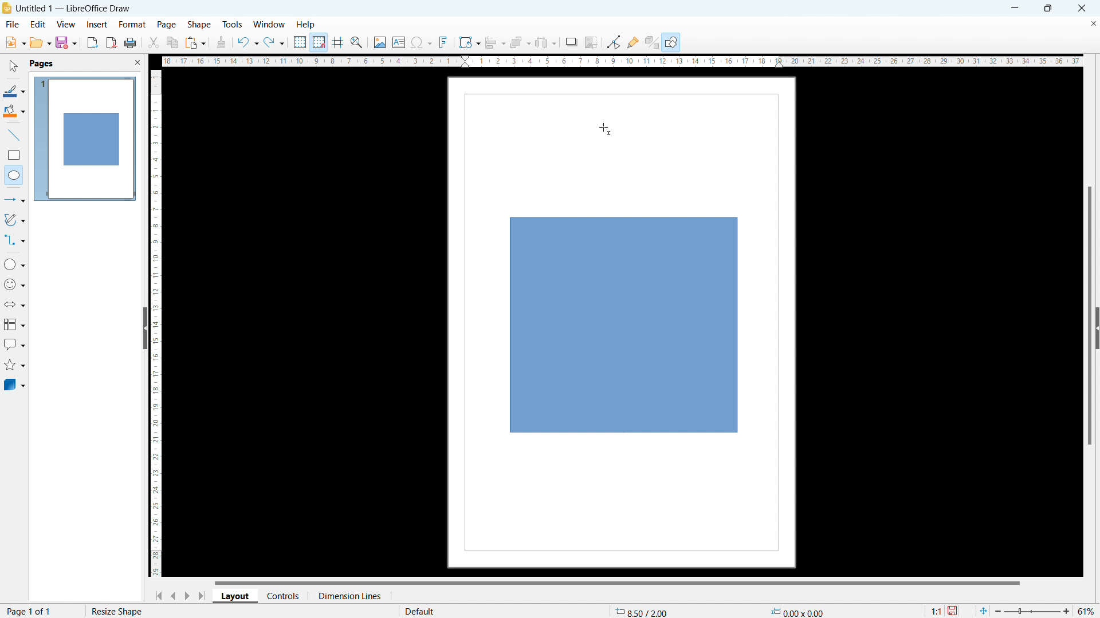  I want to click on layout, so click(235, 596).